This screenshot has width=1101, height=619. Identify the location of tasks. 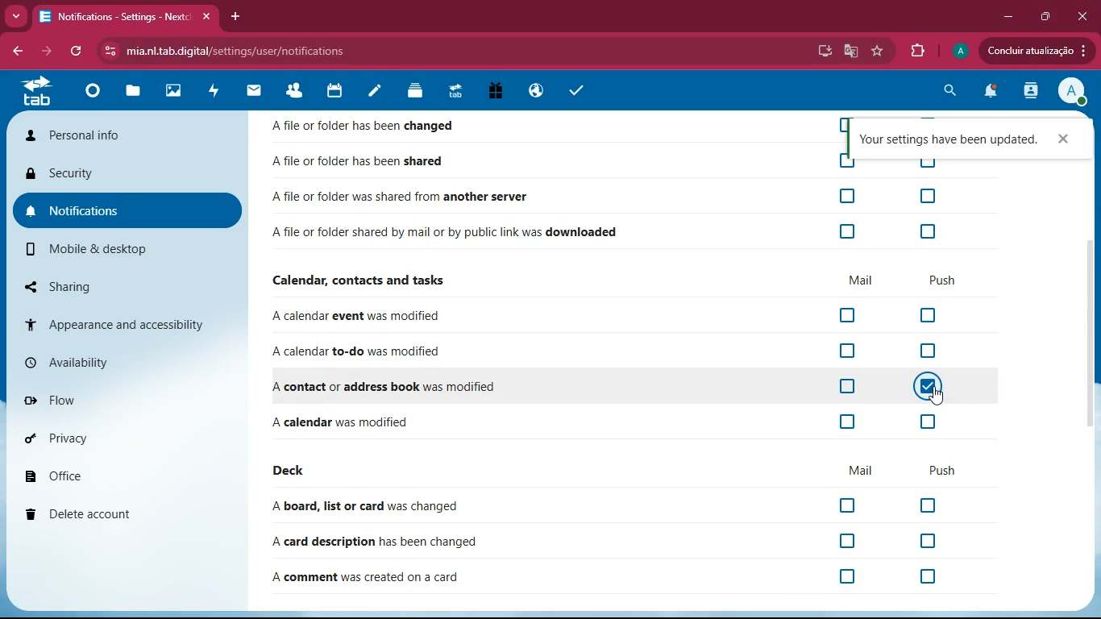
(579, 92).